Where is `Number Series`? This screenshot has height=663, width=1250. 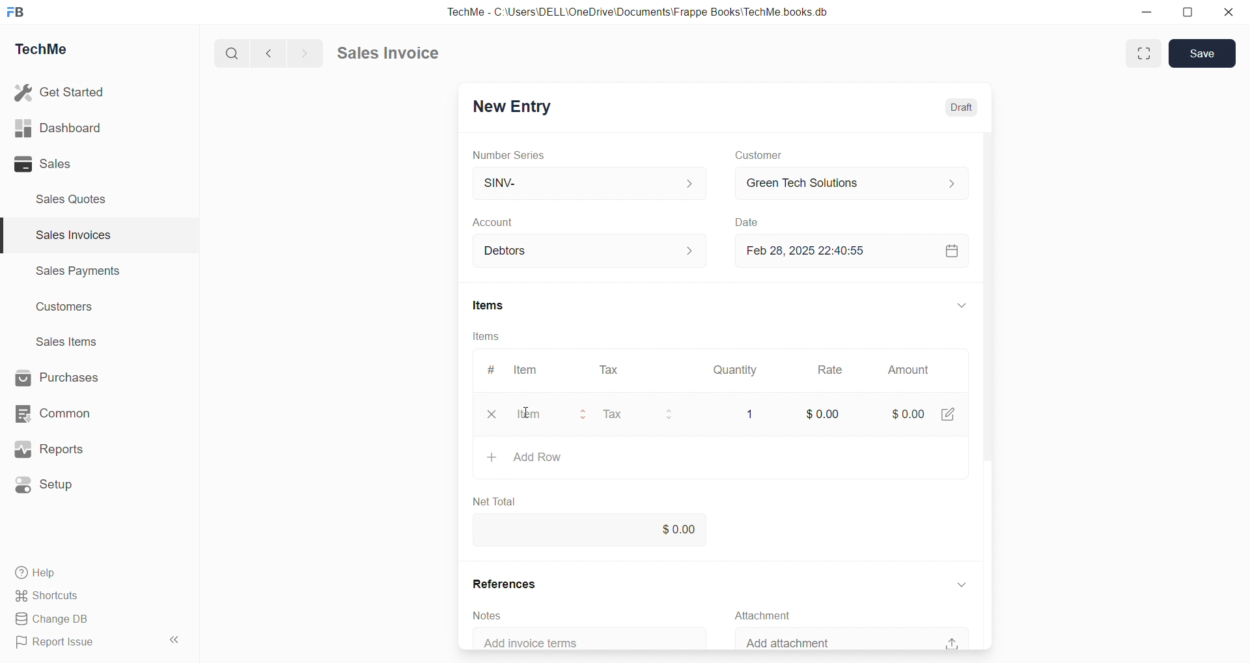
Number Series is located at coordinates (509, 156).